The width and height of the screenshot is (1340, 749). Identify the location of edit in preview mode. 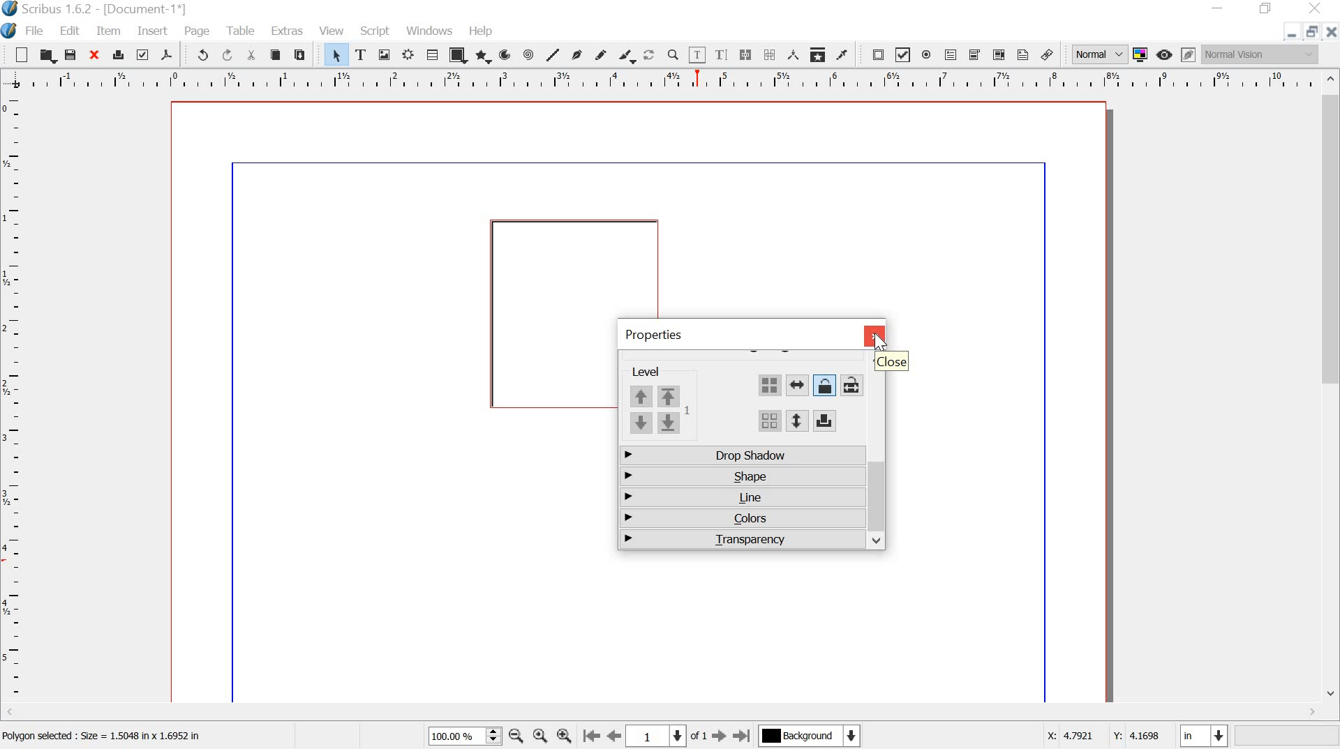
(1189, 54).